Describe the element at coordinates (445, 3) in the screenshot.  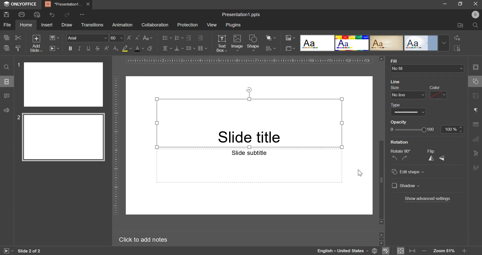
I see `minimize` at that location.